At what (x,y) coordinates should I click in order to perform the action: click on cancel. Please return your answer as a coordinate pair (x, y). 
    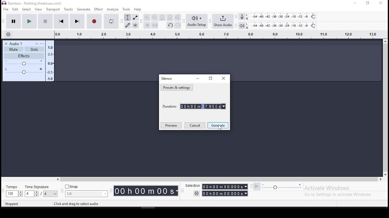
    Looking at the image, I should click on (195, 126).